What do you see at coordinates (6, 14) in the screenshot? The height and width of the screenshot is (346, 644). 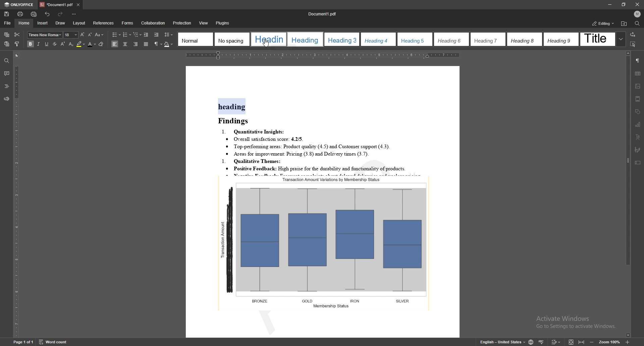 I see `save` at bounding box center [6, 14].